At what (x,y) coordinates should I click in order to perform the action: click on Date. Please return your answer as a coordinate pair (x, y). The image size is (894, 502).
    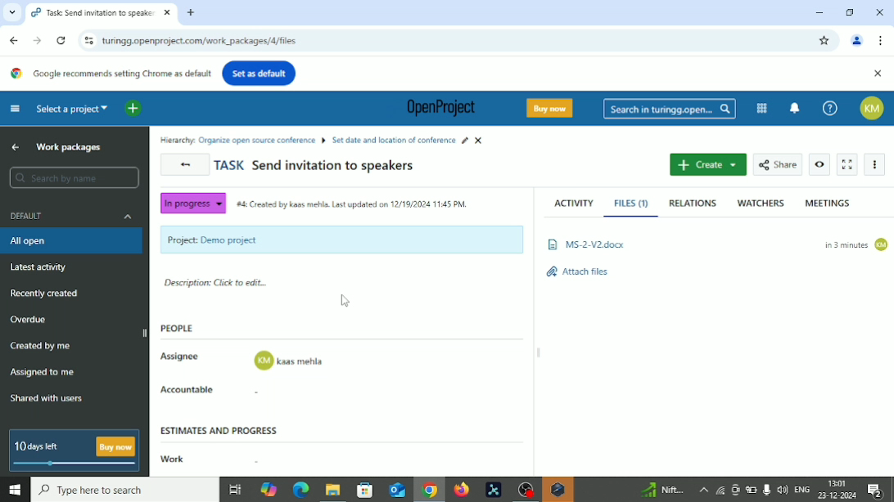
    Looking at the image, I should click on (838, 495).